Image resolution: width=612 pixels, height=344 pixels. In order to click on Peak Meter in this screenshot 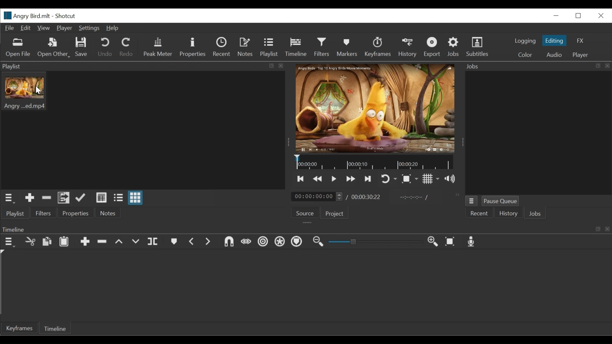, I will do `click(158, 47)`.